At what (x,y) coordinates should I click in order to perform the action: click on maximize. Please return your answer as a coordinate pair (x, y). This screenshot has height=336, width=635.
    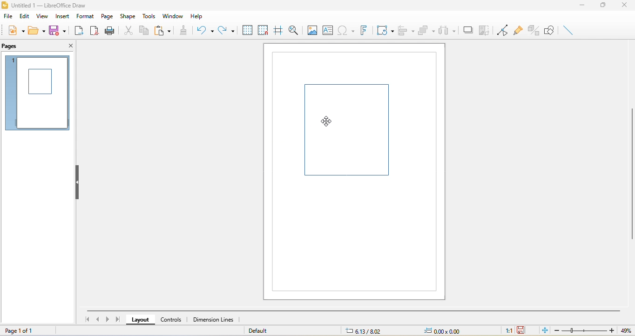
    Looking at the image, I should click on (603, 6).